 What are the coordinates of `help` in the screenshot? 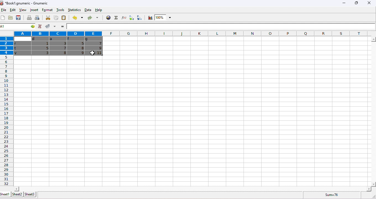 It's located at (101, 10).